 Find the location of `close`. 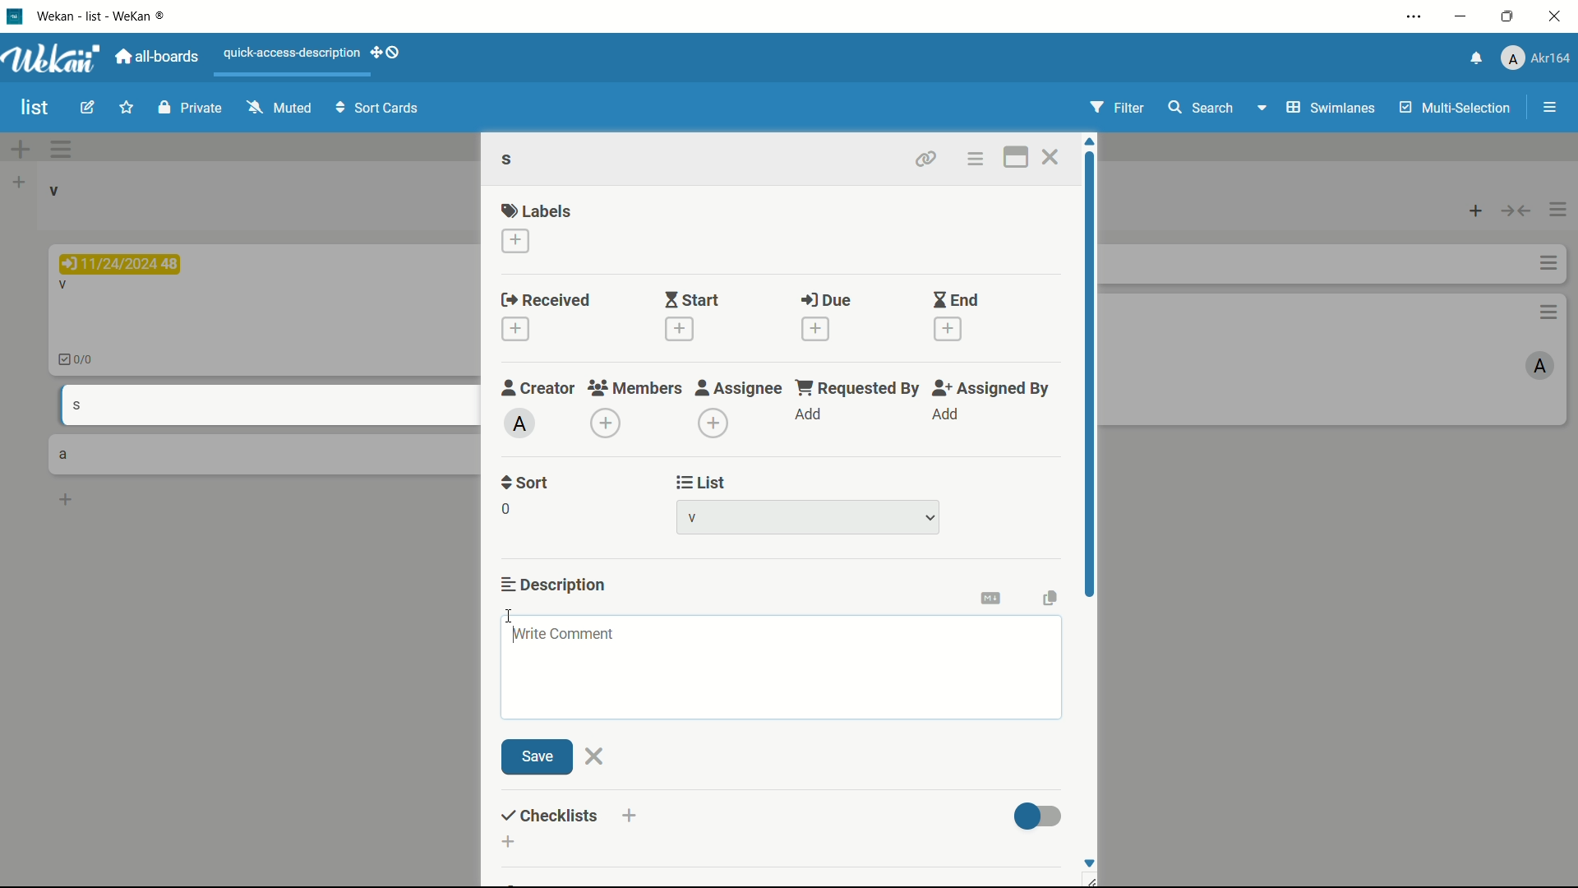

close is located at coordinates (595, 757).